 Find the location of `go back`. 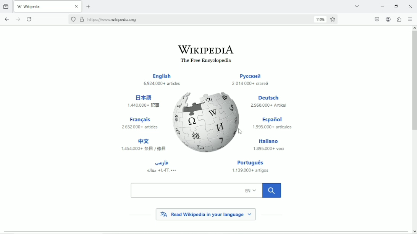

go back is located at coordinates (7, 18).